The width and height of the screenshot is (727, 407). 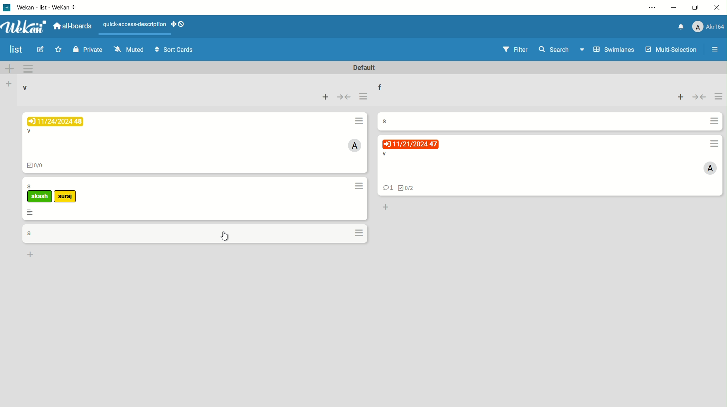 What do you see at coordinates (675, 8) in the screenshot?
I see `minimize` at bounding box center [675, 8].